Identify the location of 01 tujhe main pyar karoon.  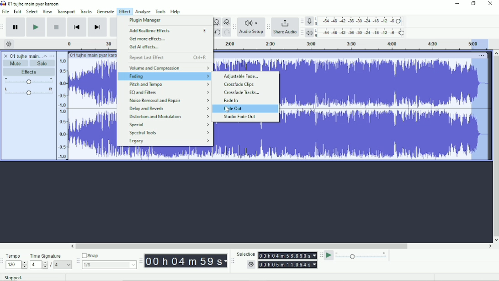
(93, 55).